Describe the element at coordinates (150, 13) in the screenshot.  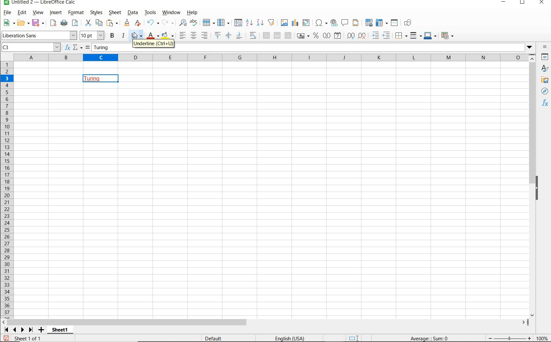
I see `TOOLS` at that location.